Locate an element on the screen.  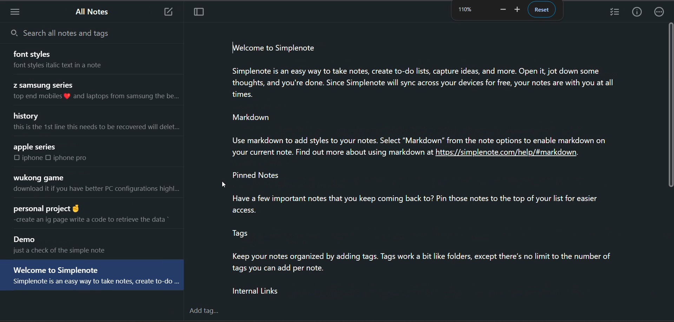
Welcome to Simplenote is located at coordinates (57, 269).